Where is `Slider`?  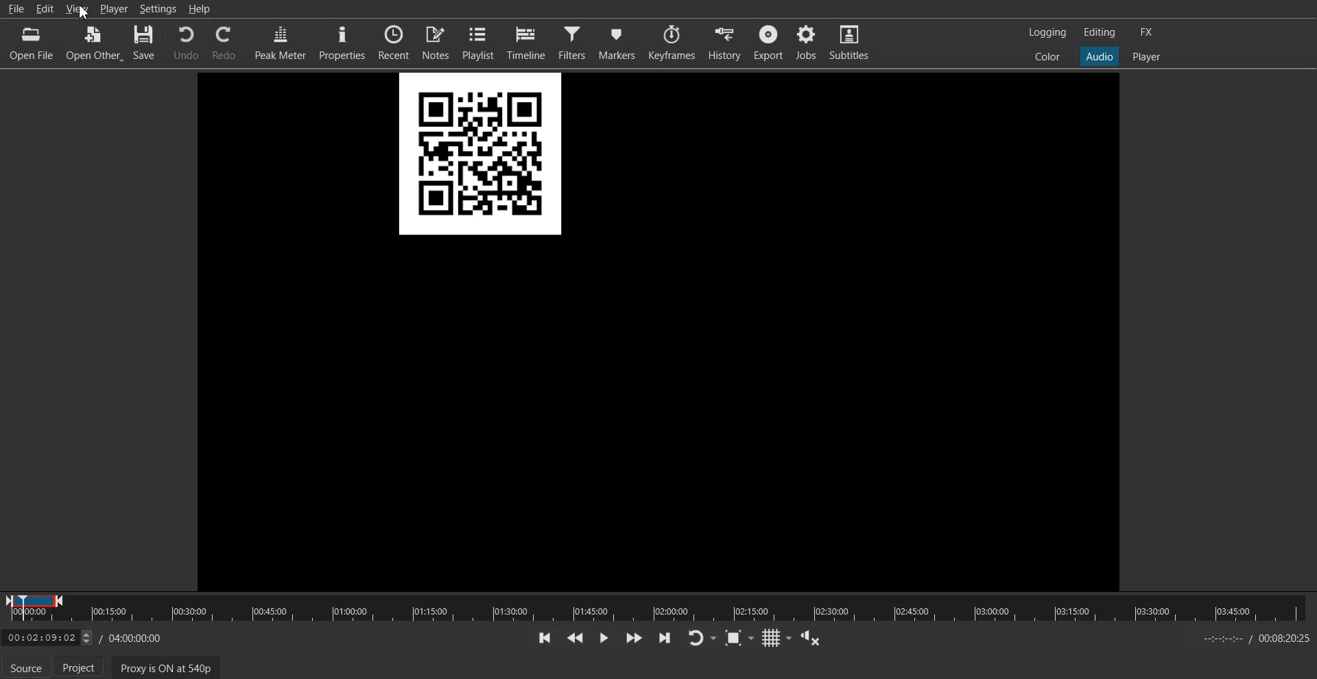
Slider is located at coordinates (658, 607).